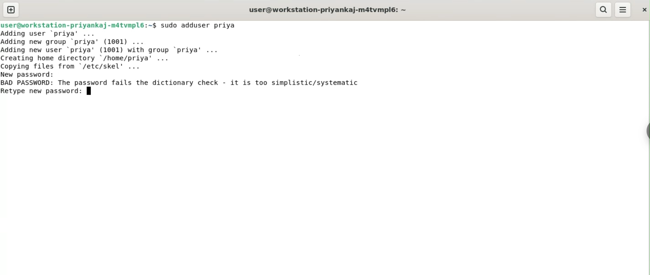 This screenshot has height=275, width=650. What do you see at coordinates (33, 74) in the screenshot?
I see `new password` at bounding box center [33, 74].